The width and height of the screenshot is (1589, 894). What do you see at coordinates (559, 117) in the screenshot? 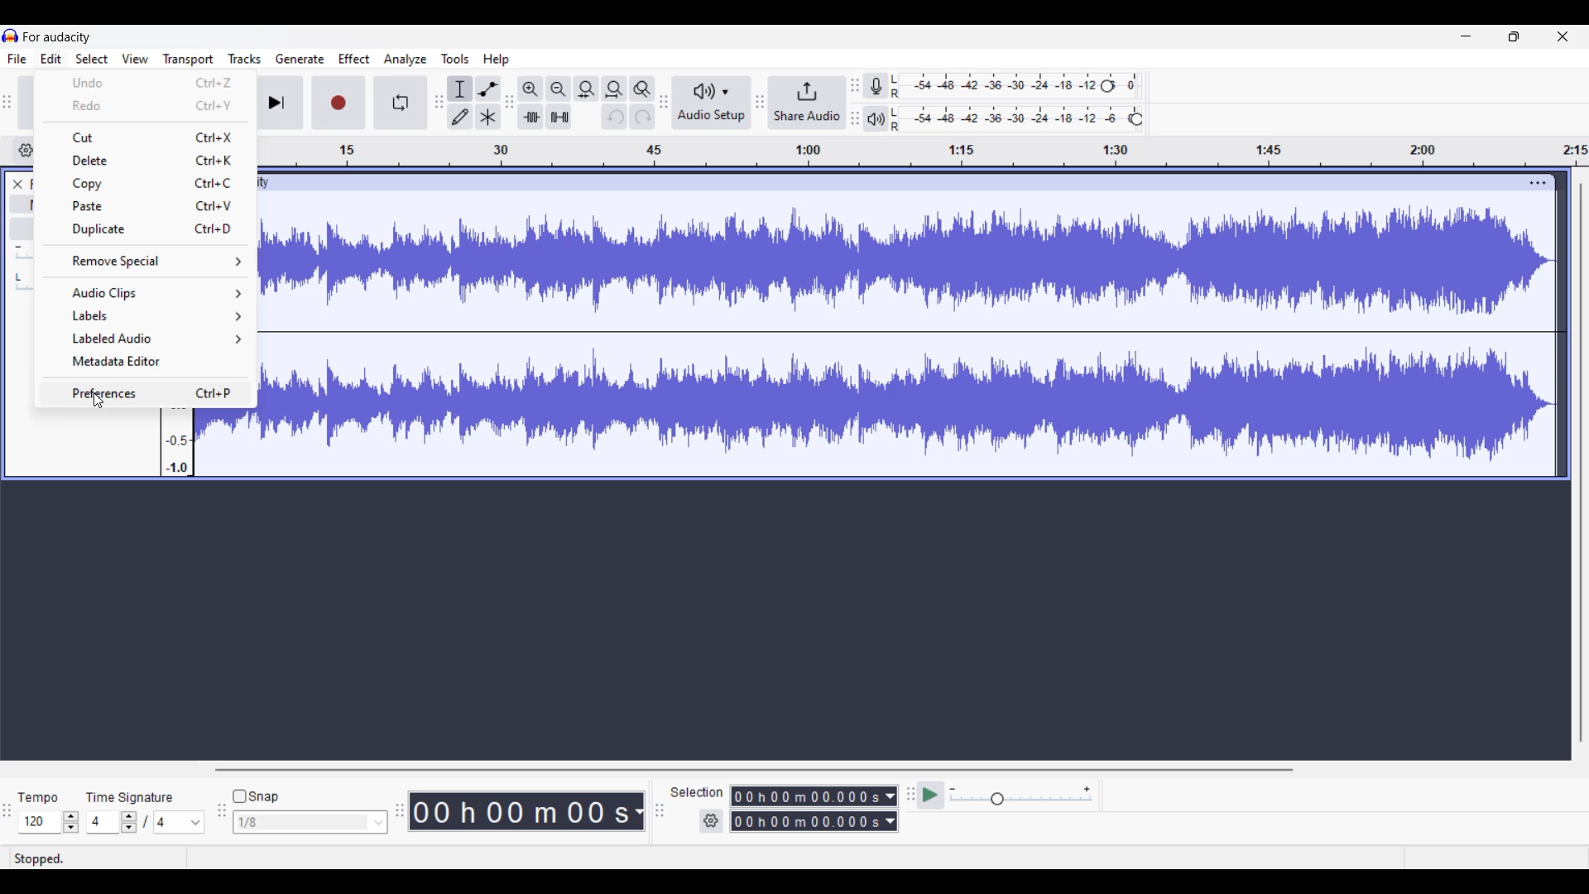
I see `Silence audio selection` at bounding box center [559, 117].